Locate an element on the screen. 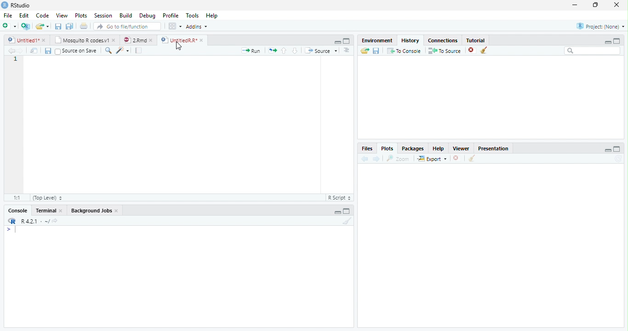 This screenshot has height=331, width=628. Delete is located at coordinates (456, 158).